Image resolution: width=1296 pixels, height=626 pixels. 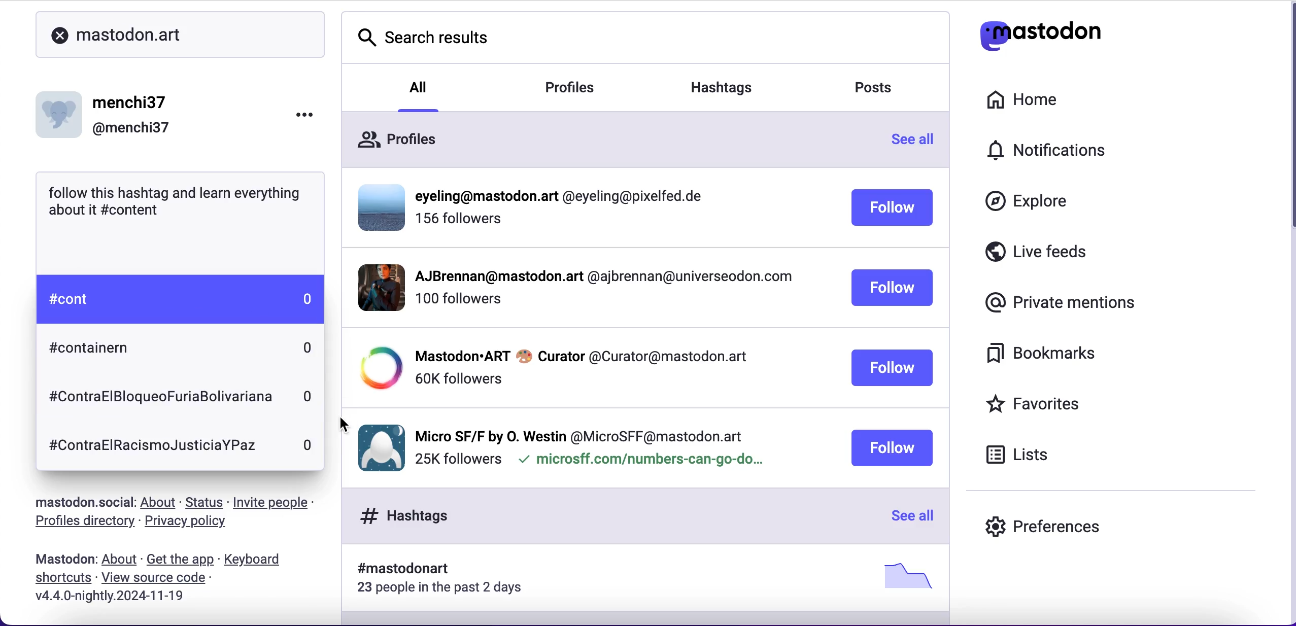 I want to click on notifications, so click(x=1069, y=153).